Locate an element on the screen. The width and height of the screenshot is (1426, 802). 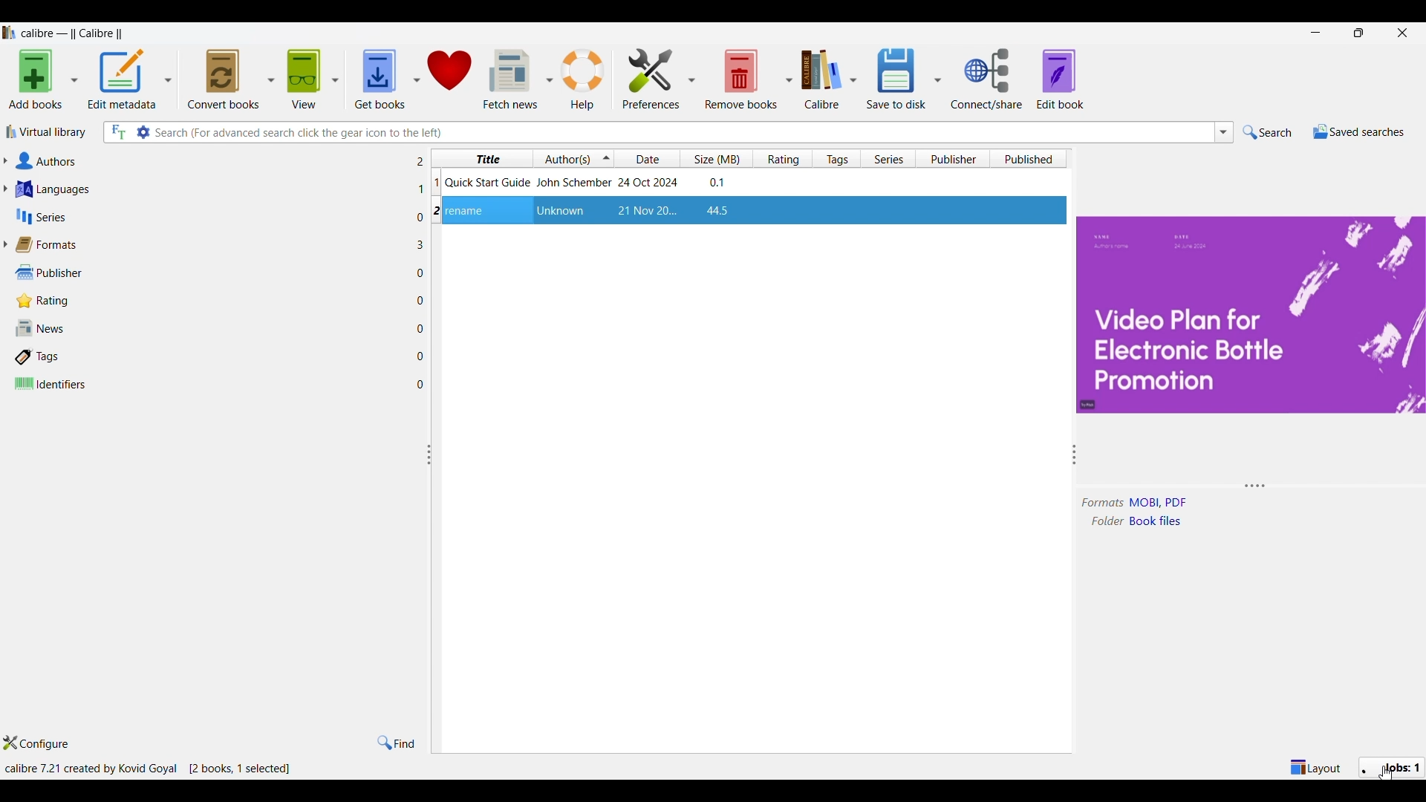
Add books is located at coordinates (35, 79).